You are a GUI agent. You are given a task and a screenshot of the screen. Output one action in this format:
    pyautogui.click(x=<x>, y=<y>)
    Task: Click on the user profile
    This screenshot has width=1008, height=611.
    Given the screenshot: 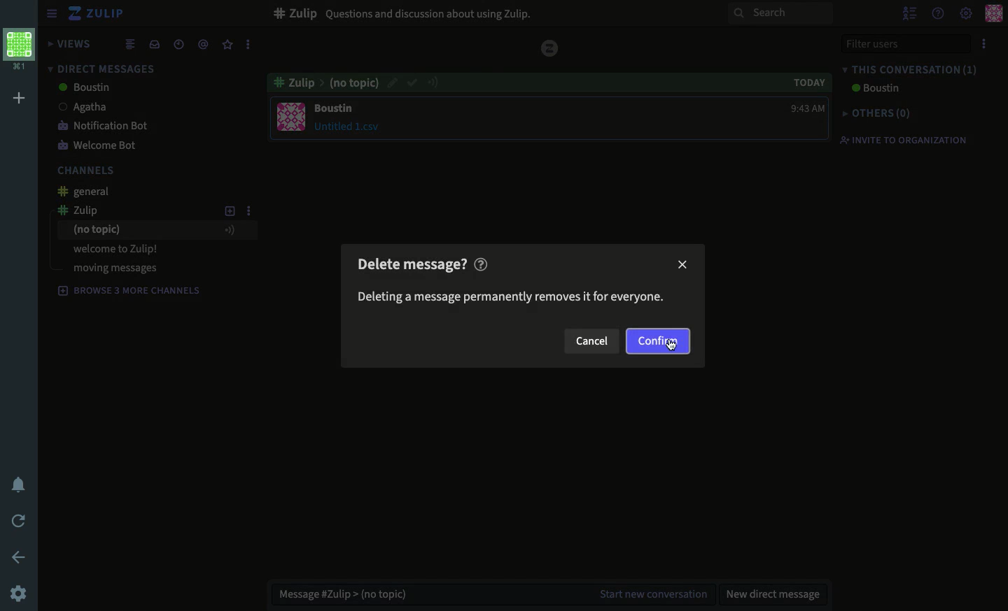 What is the action you would take?
    pyautogui.click(x=293, y=117)
    